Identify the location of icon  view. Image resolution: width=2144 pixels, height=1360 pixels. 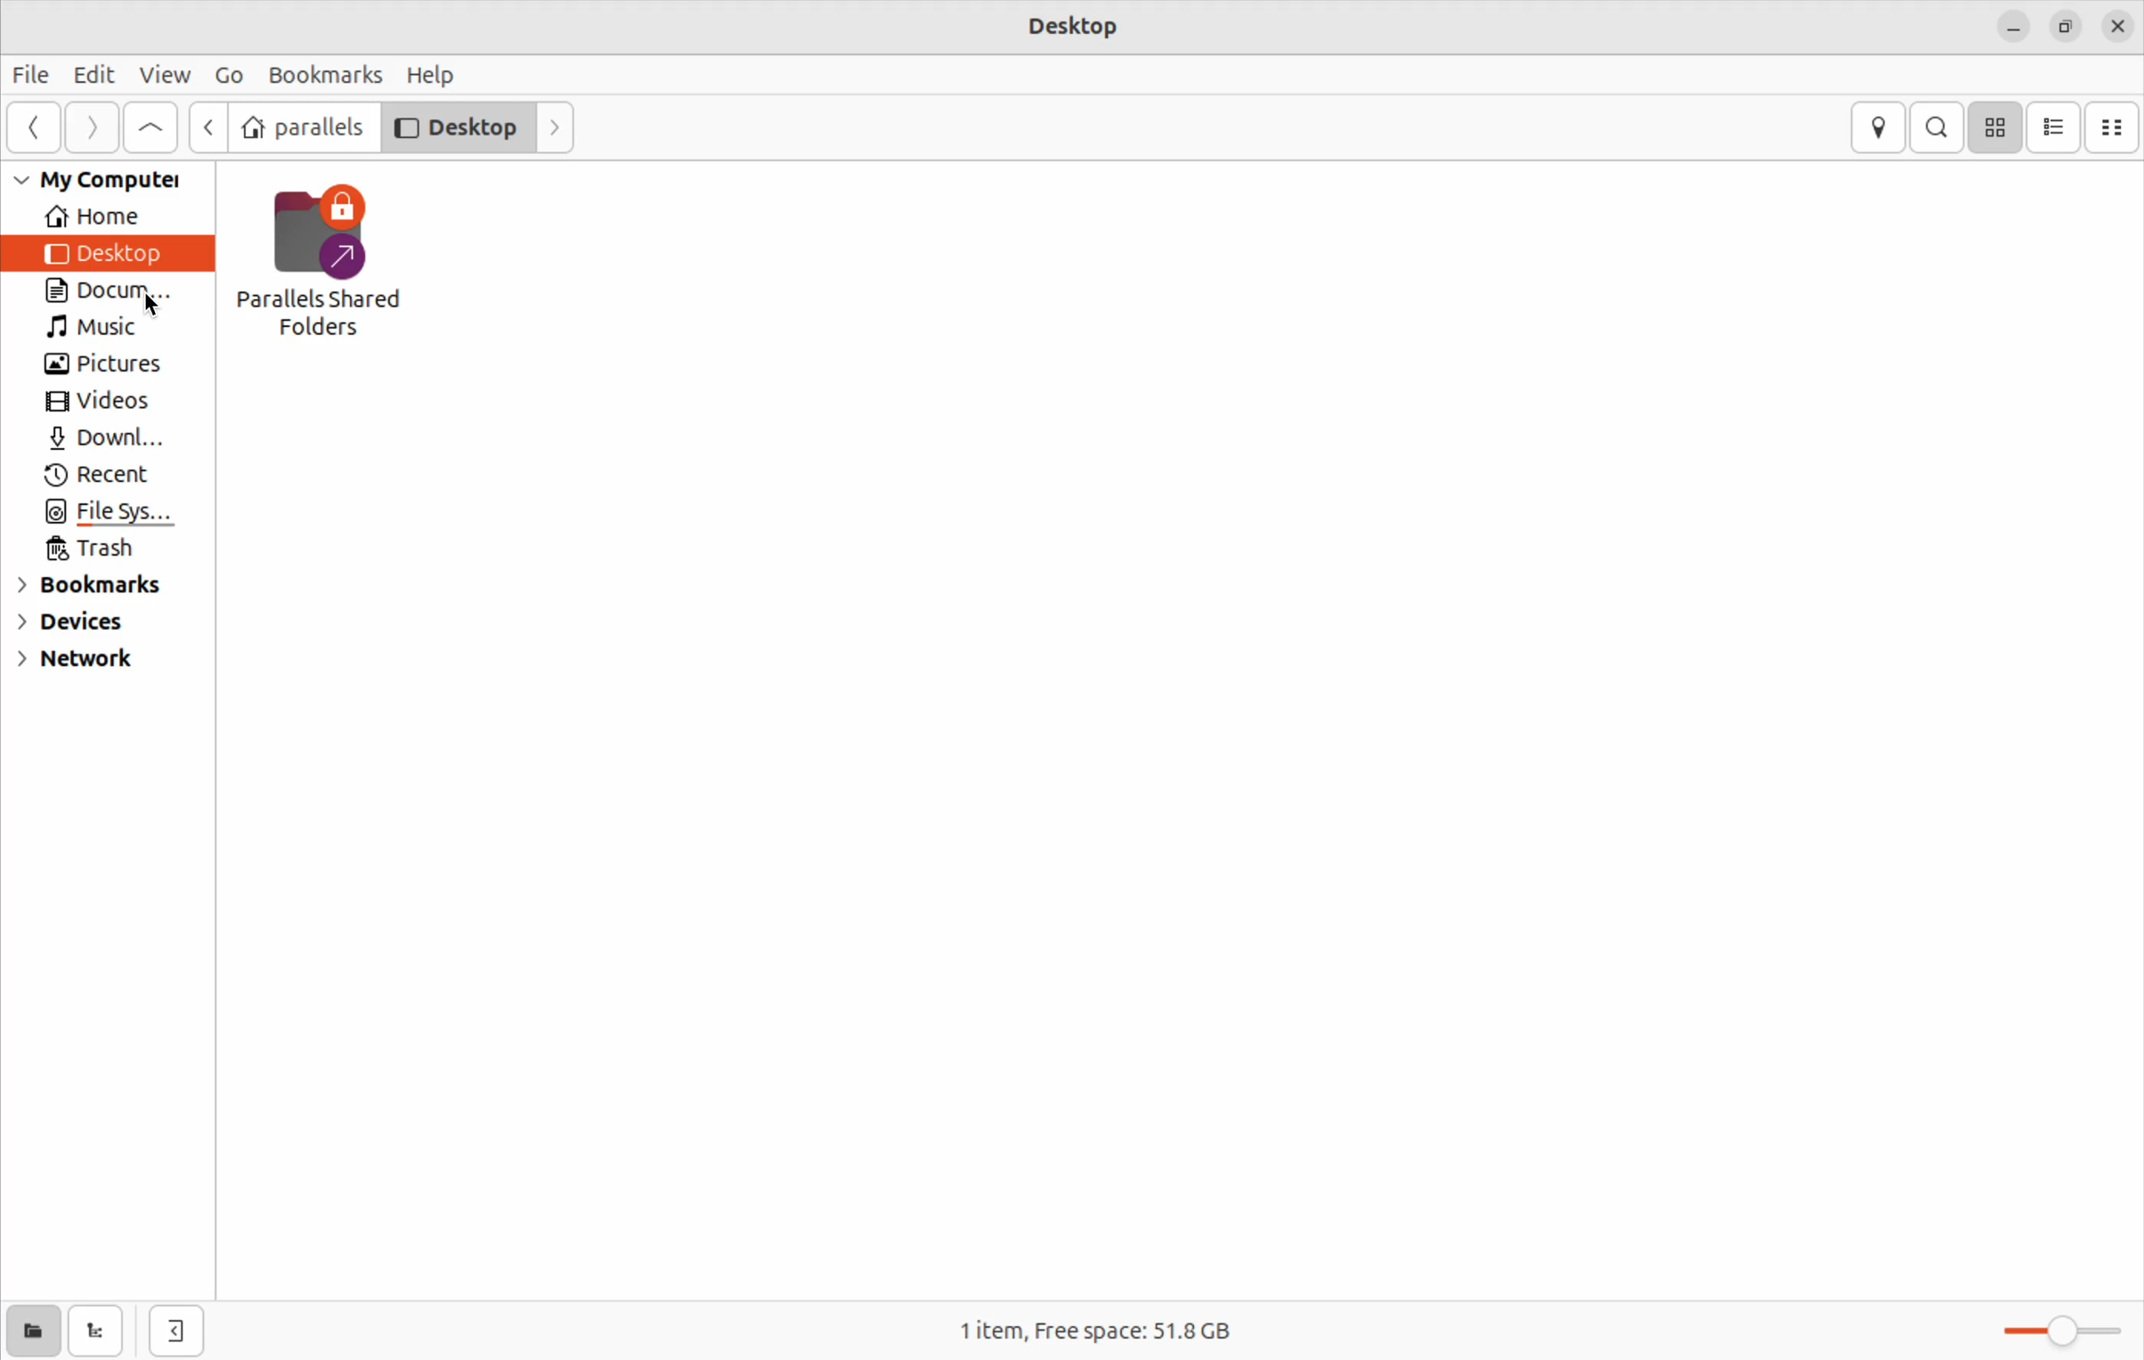
(1995, 125).